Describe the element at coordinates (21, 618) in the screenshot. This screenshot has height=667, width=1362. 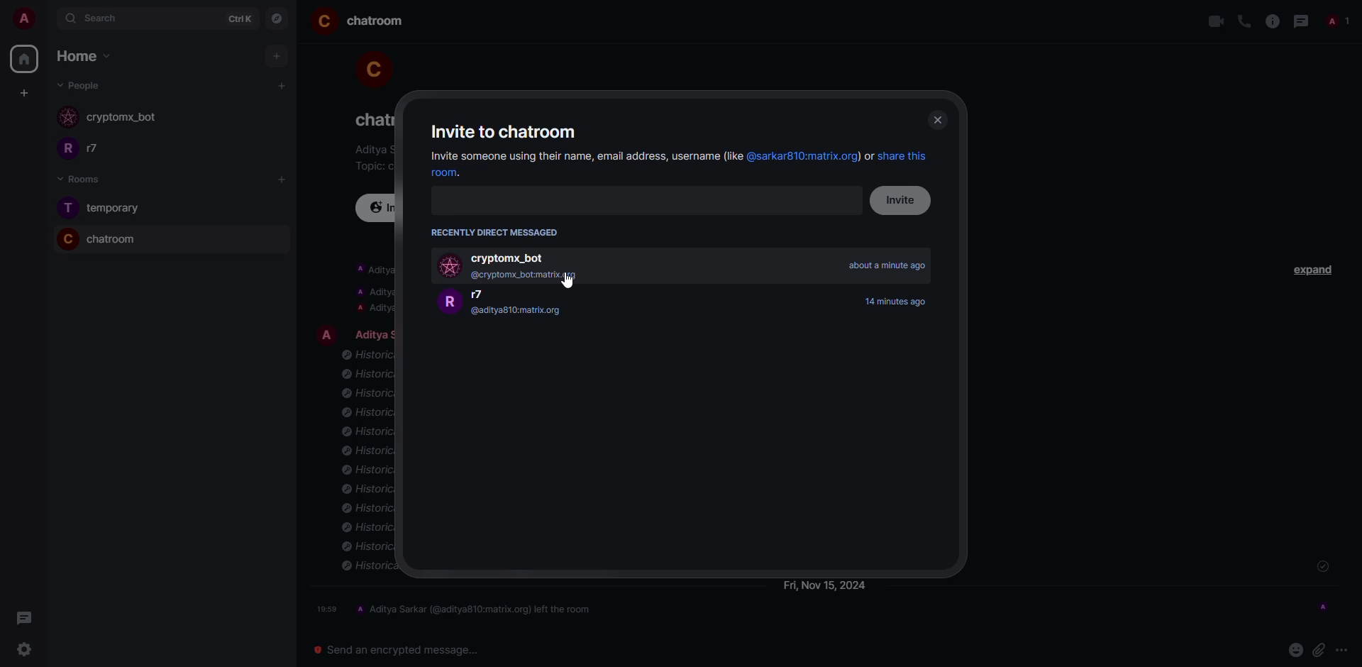
I see `threads` at that location.